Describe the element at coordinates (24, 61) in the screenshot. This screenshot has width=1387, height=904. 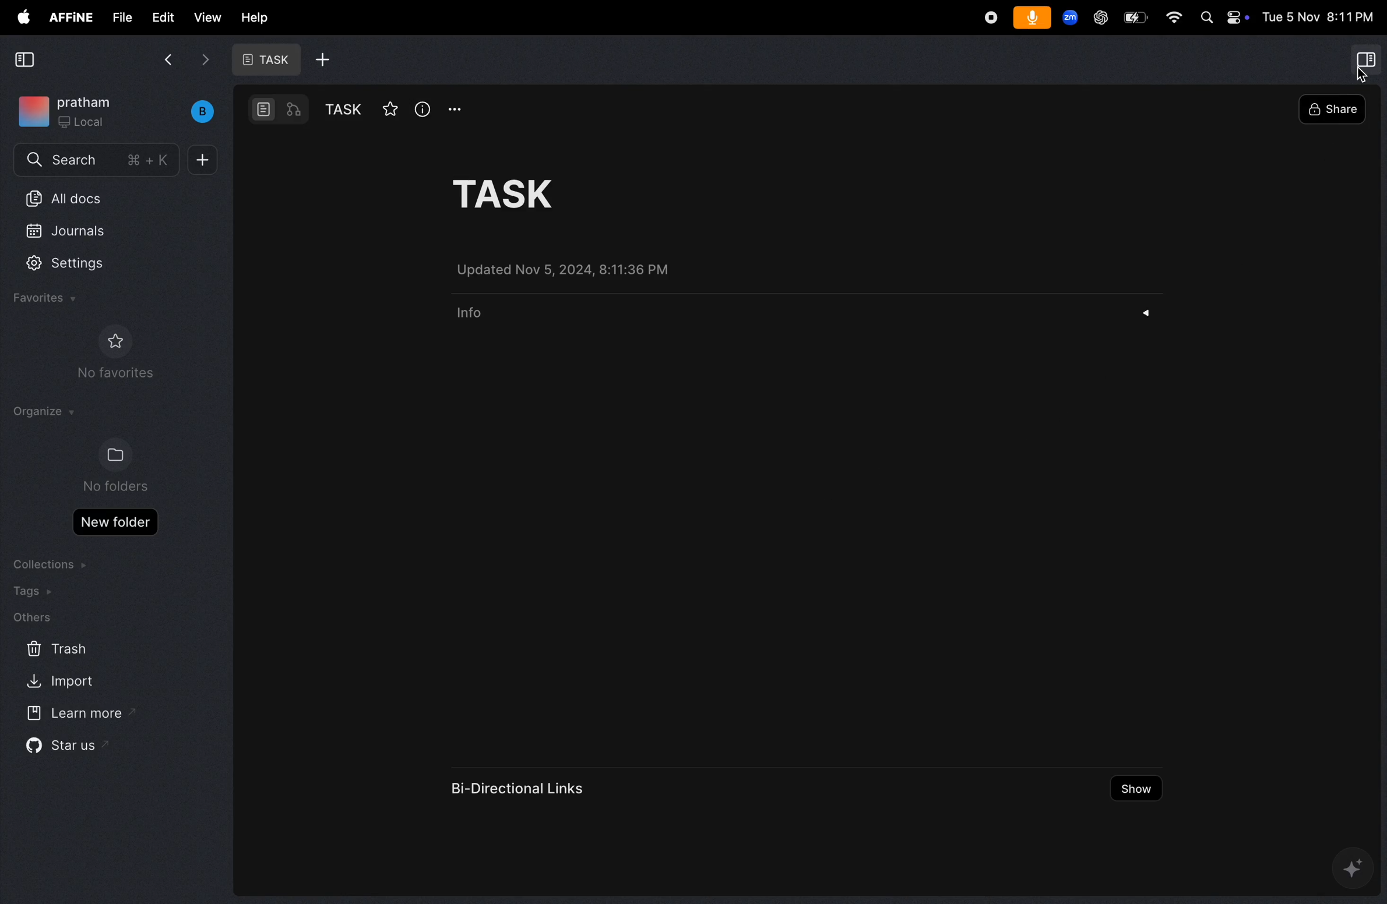
I see `collapse side bar` at that location.